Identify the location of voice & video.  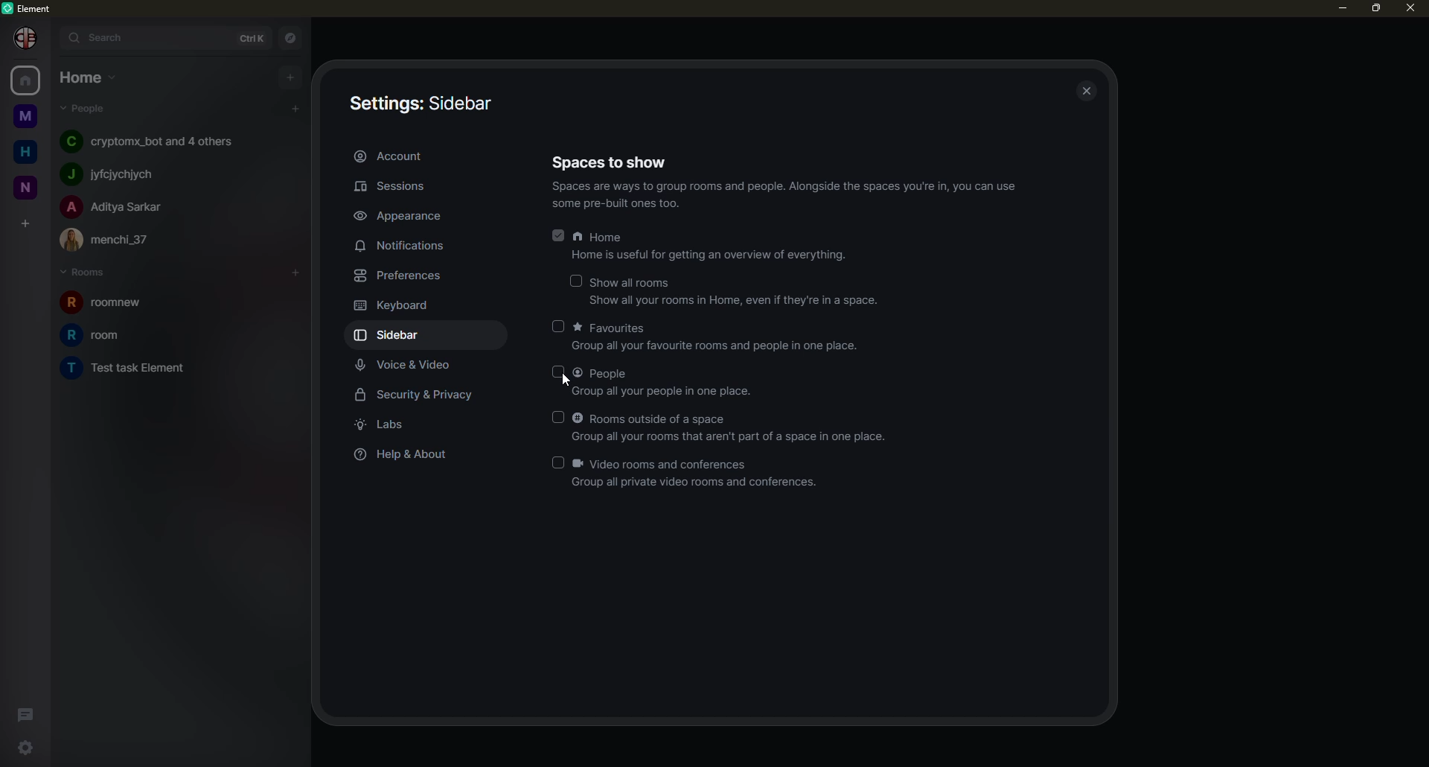
(412, 364).